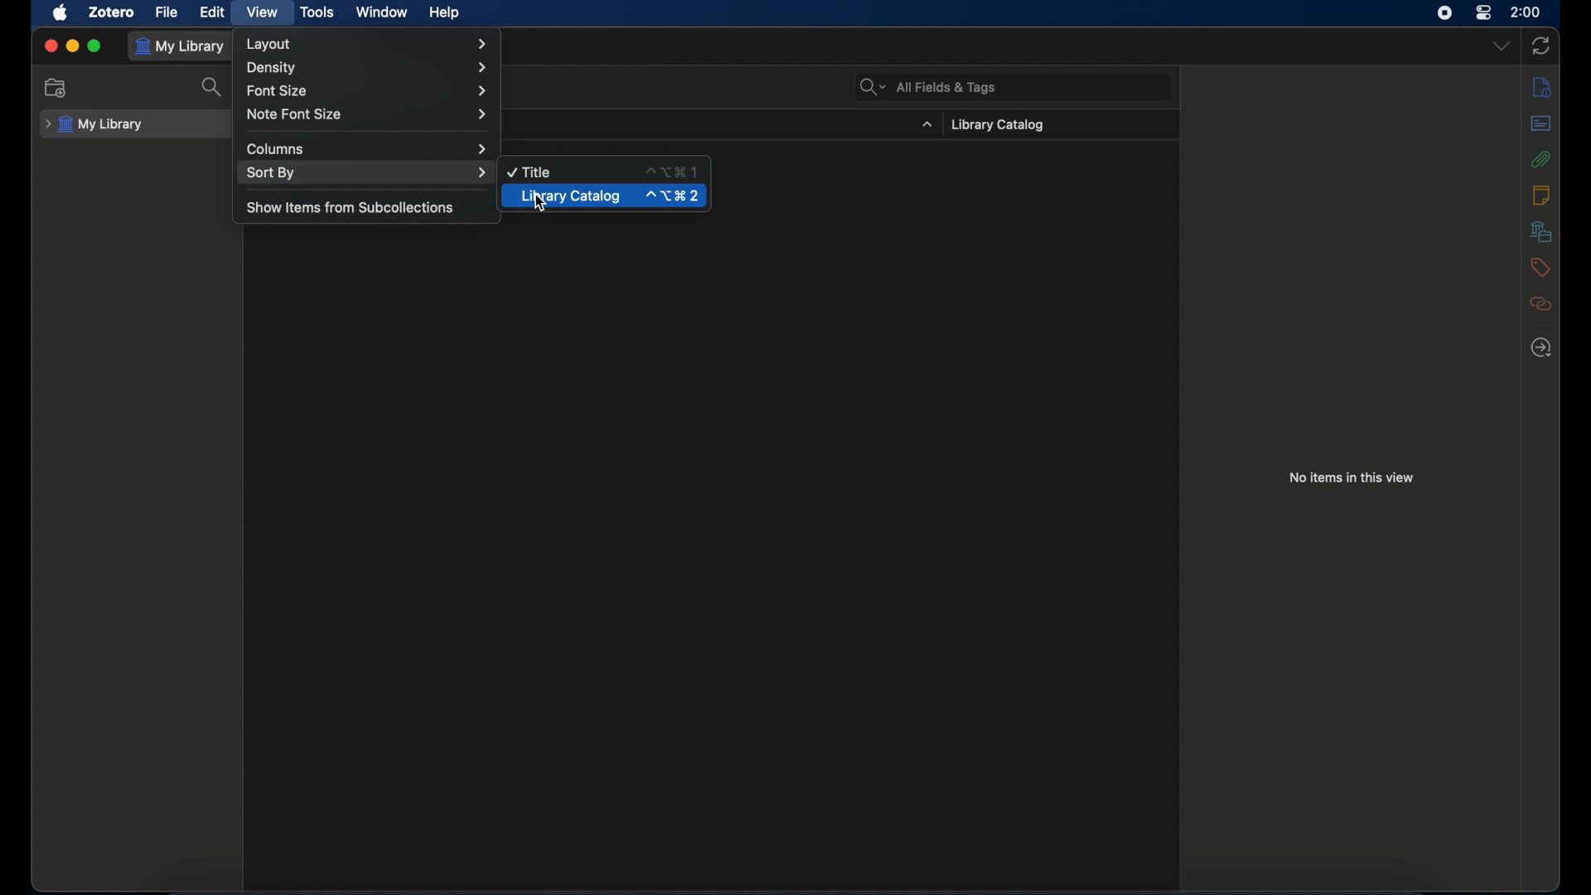 This screenshot has width=1591, height=895. What do you see at coordinates (926, 88) in the screenshot?
I see `all fields & tags` at bounding box center [926, 88].